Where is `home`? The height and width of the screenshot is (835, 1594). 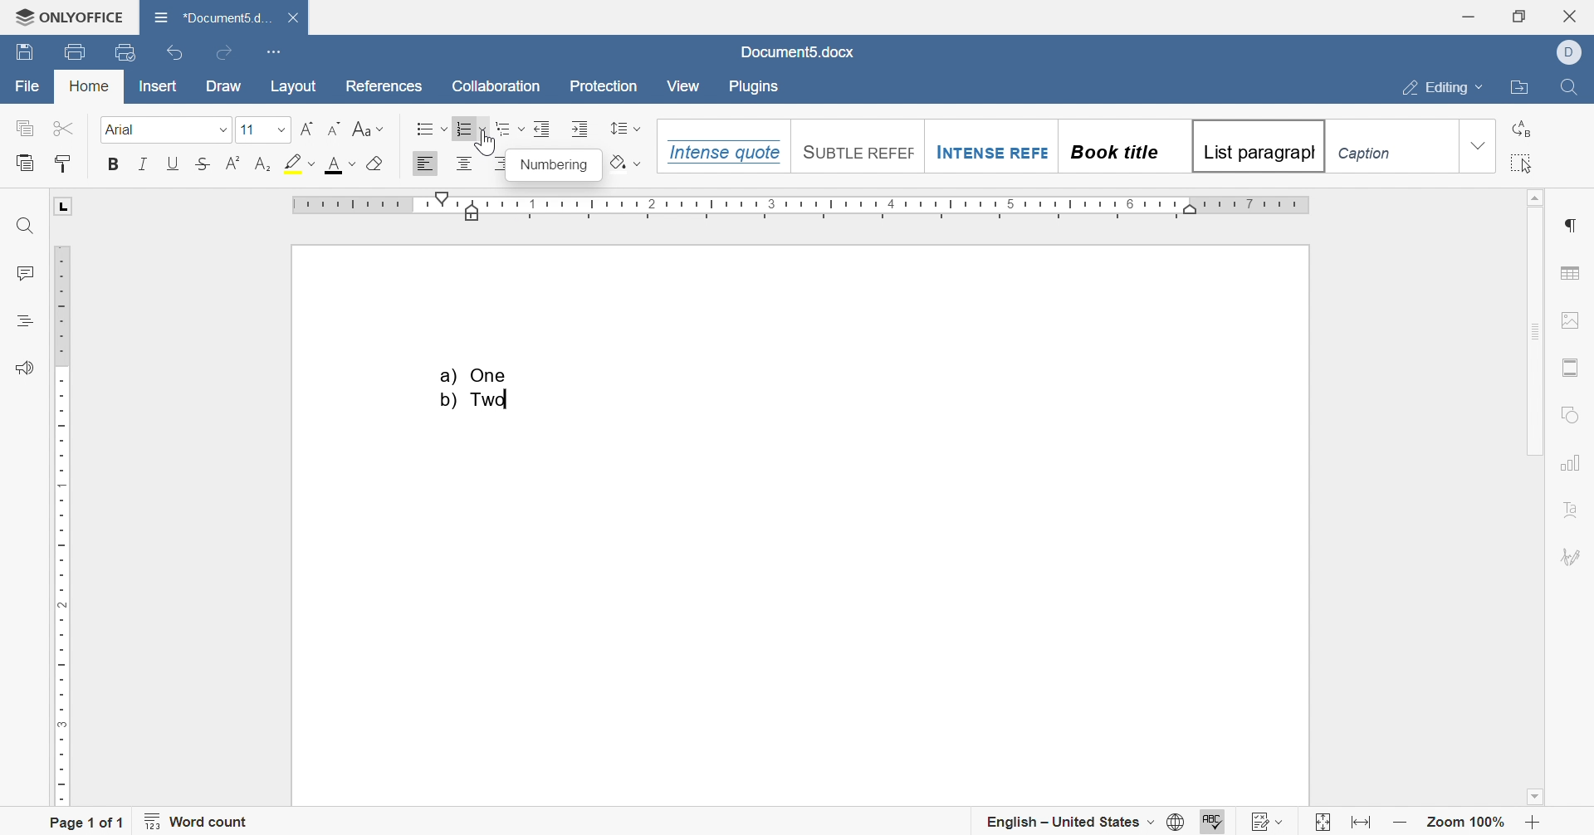
home is located at coordinates (90, 85).